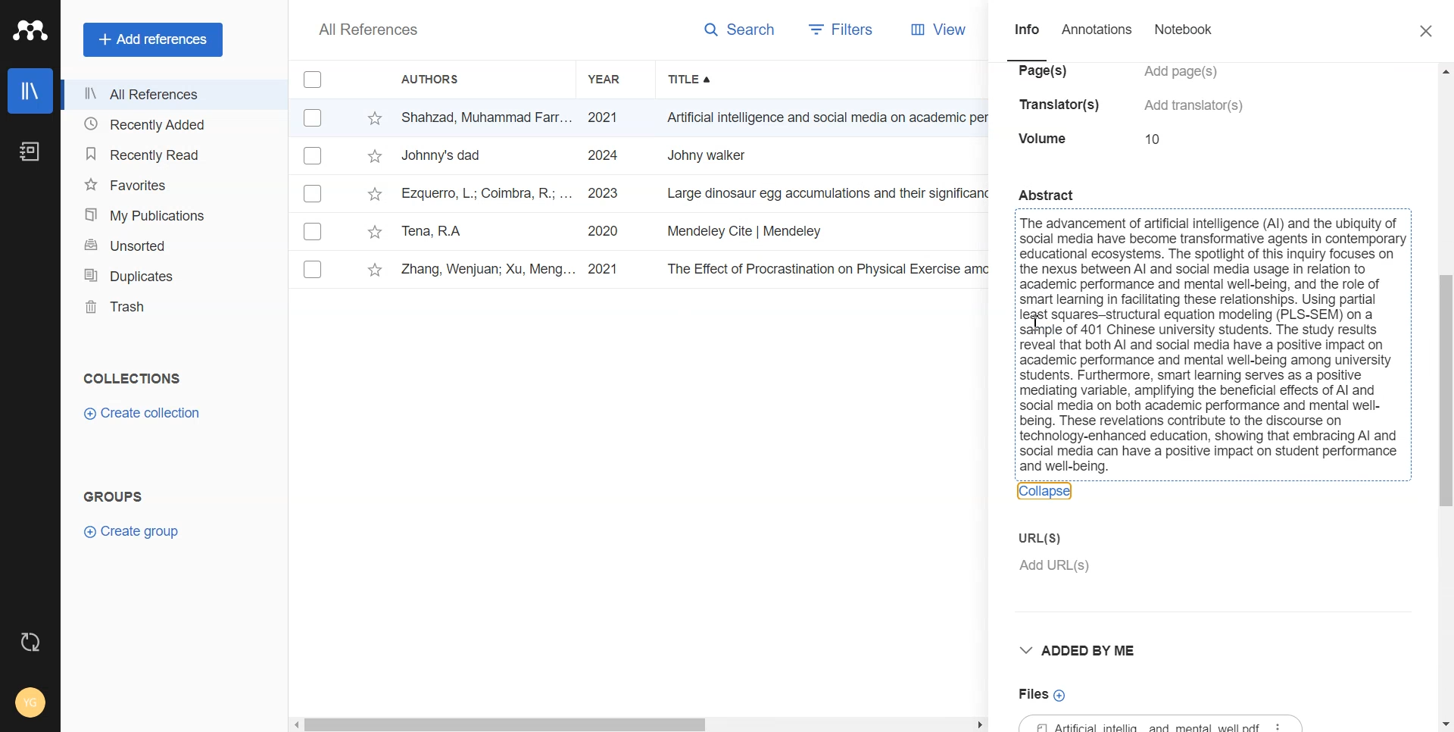 The width and height of the screenshot is (1454, 732). What do you see at coordinates (1445, 396) in the screenshot?
I see `Vertical Scroll bar` at bounding box center [1445, 396].